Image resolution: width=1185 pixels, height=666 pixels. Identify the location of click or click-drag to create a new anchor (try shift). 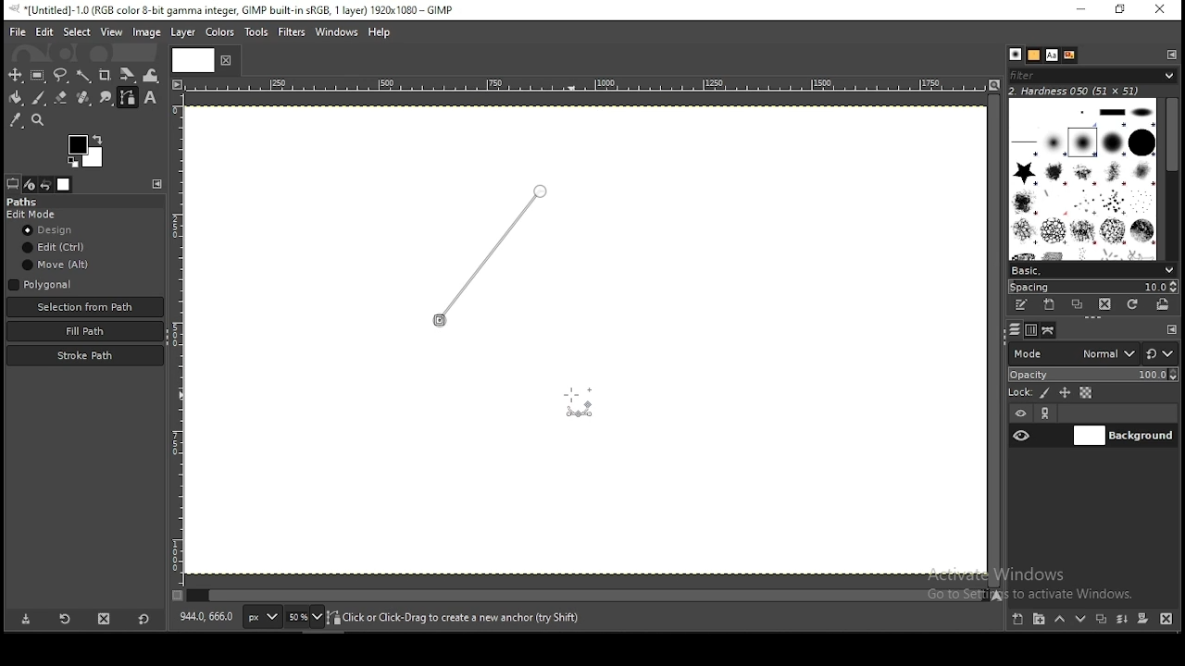
(457, 616).